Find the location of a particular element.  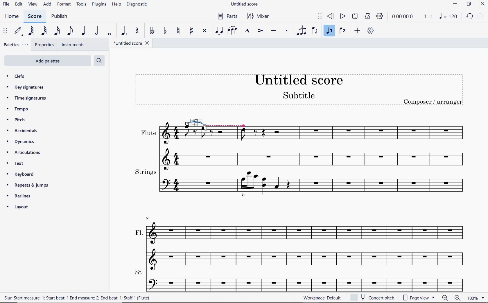

FLIP DIRECTION is located at coordinates (315, 32).